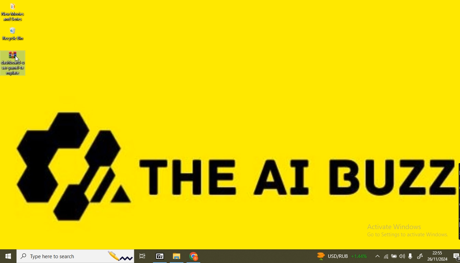  What do you see at coordinates (455, 257) in the screenshot?
I see `notifications` at bounding box center [455, 257].